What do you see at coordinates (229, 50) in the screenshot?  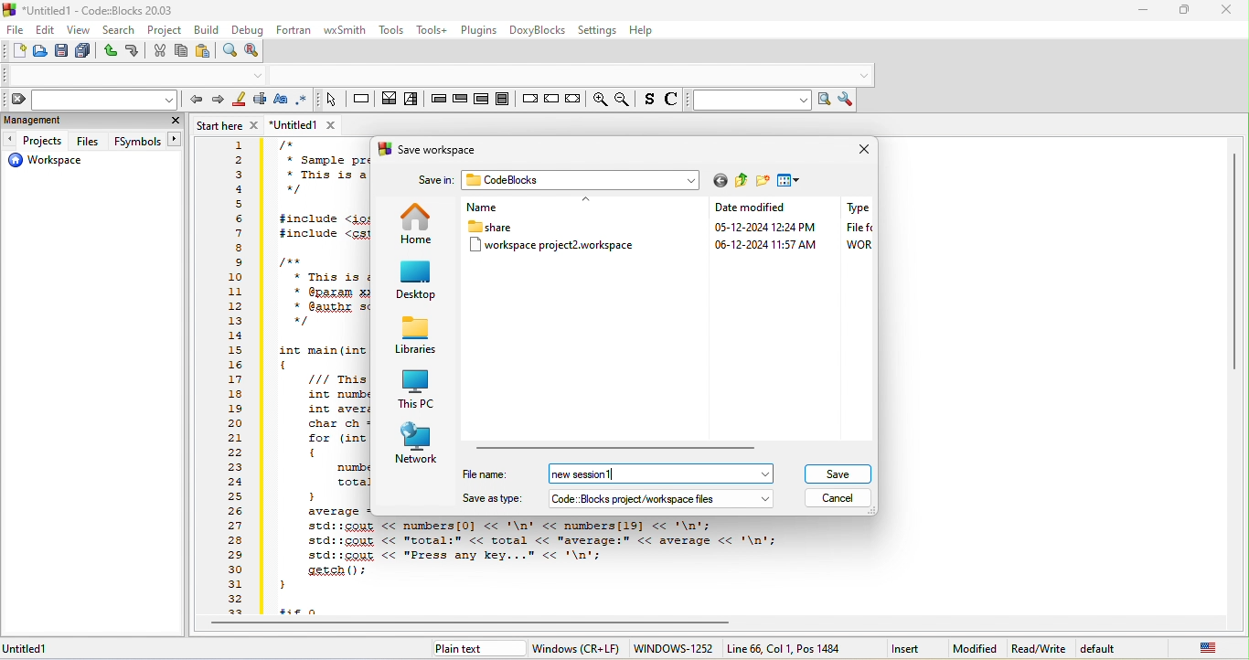 I see `find` at bounding box center [229, 50].